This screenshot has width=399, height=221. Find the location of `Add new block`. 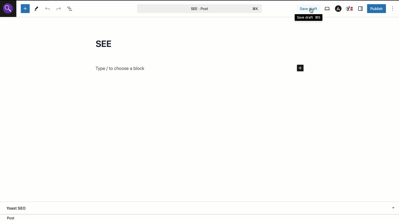

Add new block is located at coordinates (26, 9).